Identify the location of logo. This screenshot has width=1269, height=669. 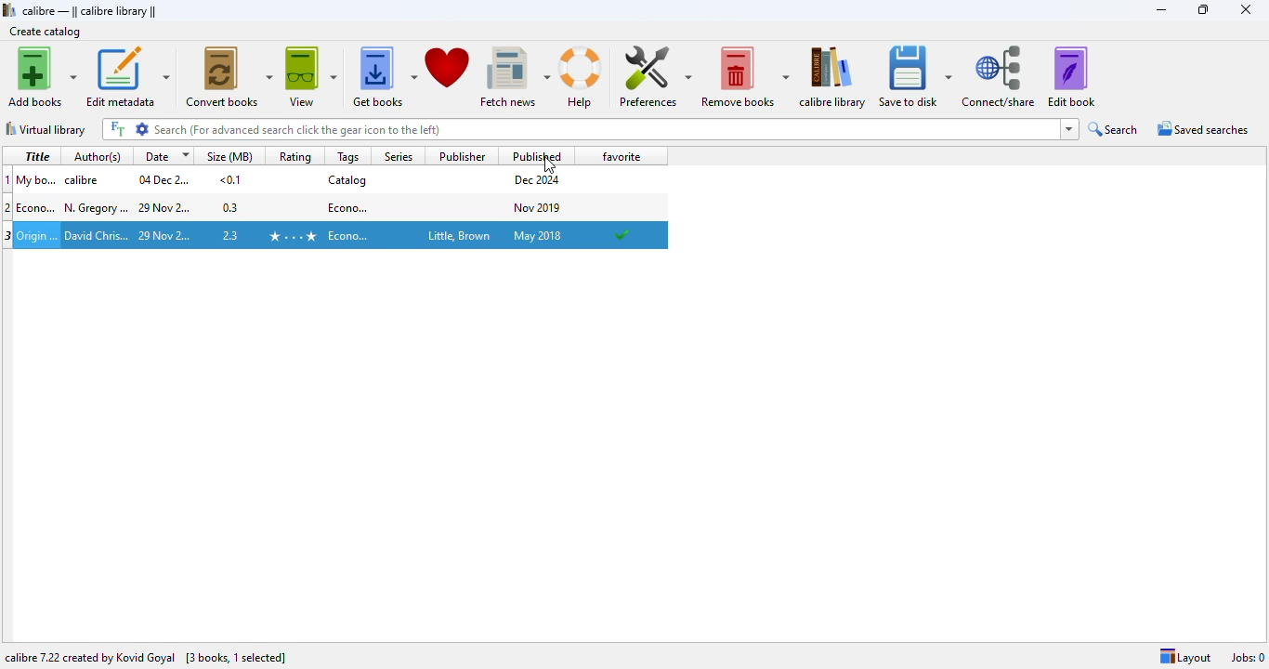
(9, 9).